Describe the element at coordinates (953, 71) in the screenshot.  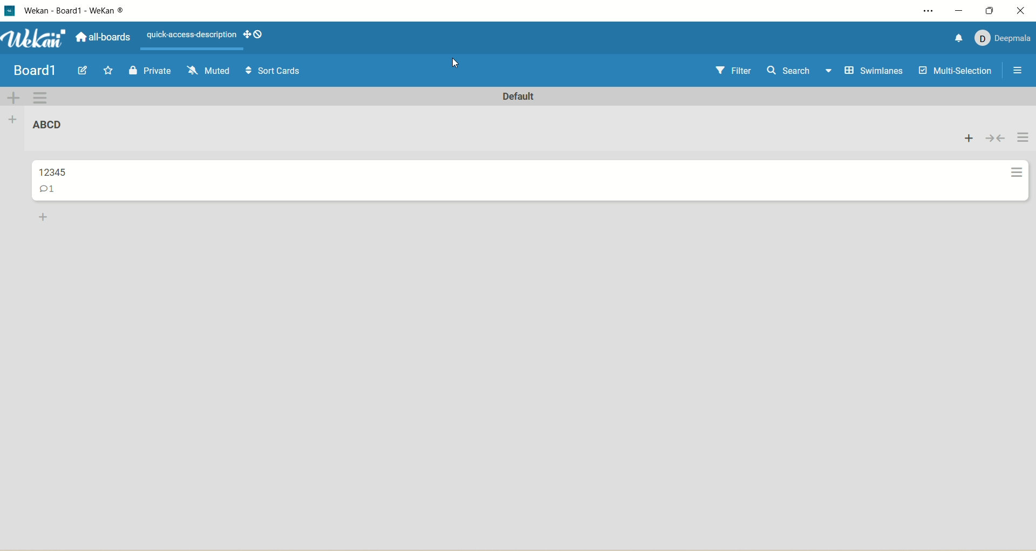
I see `multi-selection` at that location.